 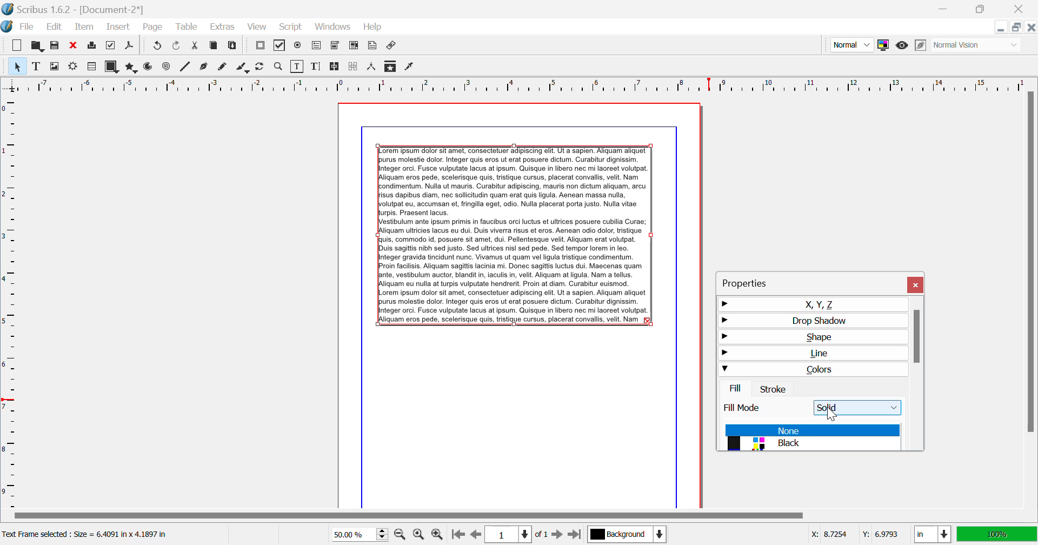 I want to click on Vertical Page Margin, so click(x=535, y=84).